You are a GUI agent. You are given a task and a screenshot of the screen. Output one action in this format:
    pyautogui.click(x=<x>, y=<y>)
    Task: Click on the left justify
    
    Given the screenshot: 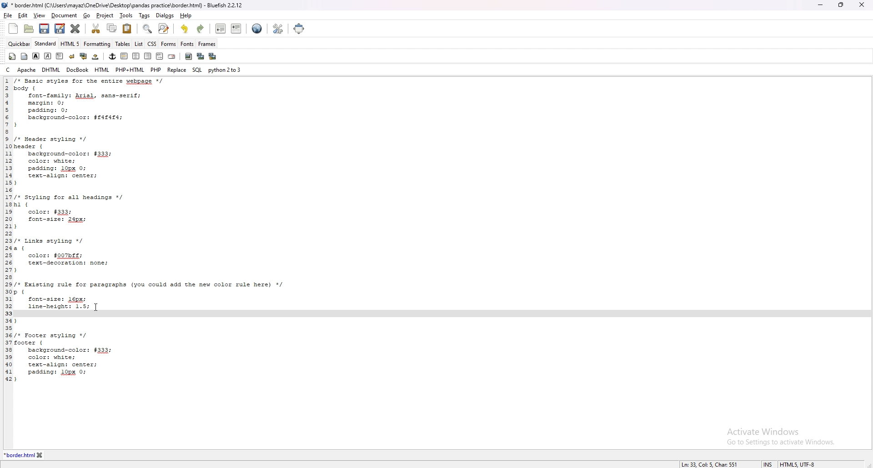 What is the action you would take?
    pyautogui.click(x=125, y=56)
    